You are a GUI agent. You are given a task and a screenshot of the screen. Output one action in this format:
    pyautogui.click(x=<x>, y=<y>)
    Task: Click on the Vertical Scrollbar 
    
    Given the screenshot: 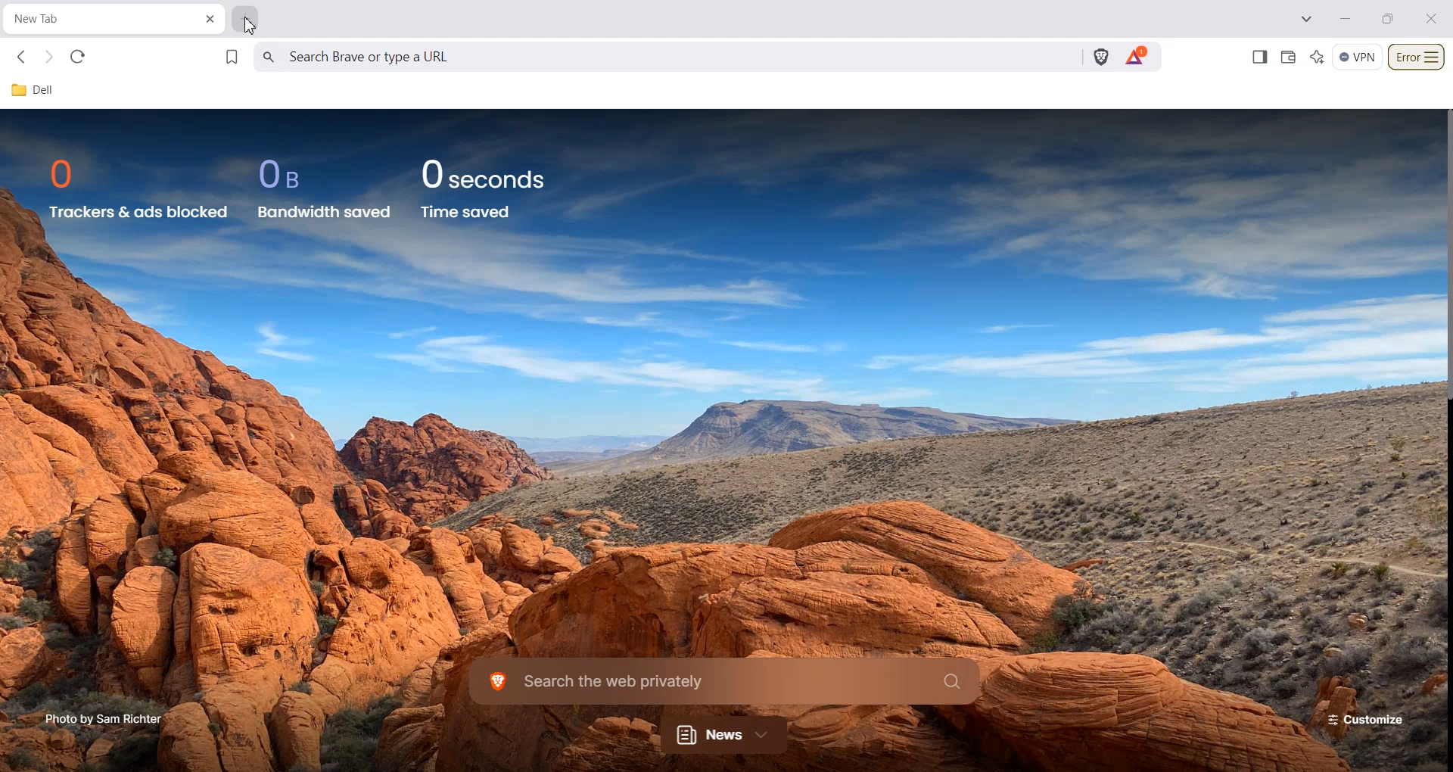 What is the action you would take?
    pyautogui.click(x=1444, y=255)
    